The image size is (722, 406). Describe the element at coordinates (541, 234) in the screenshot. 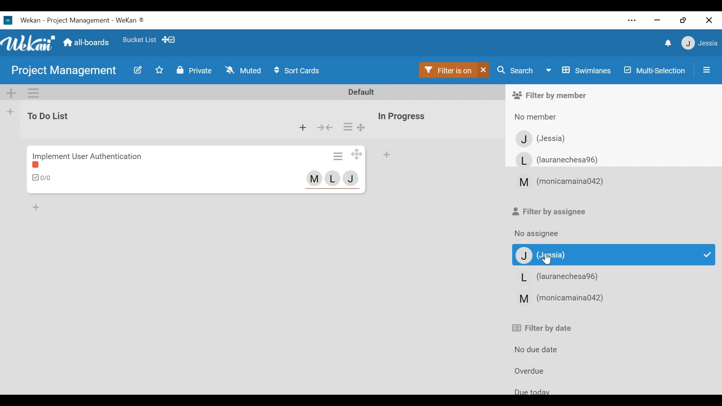

I see `No assignee` at that location.